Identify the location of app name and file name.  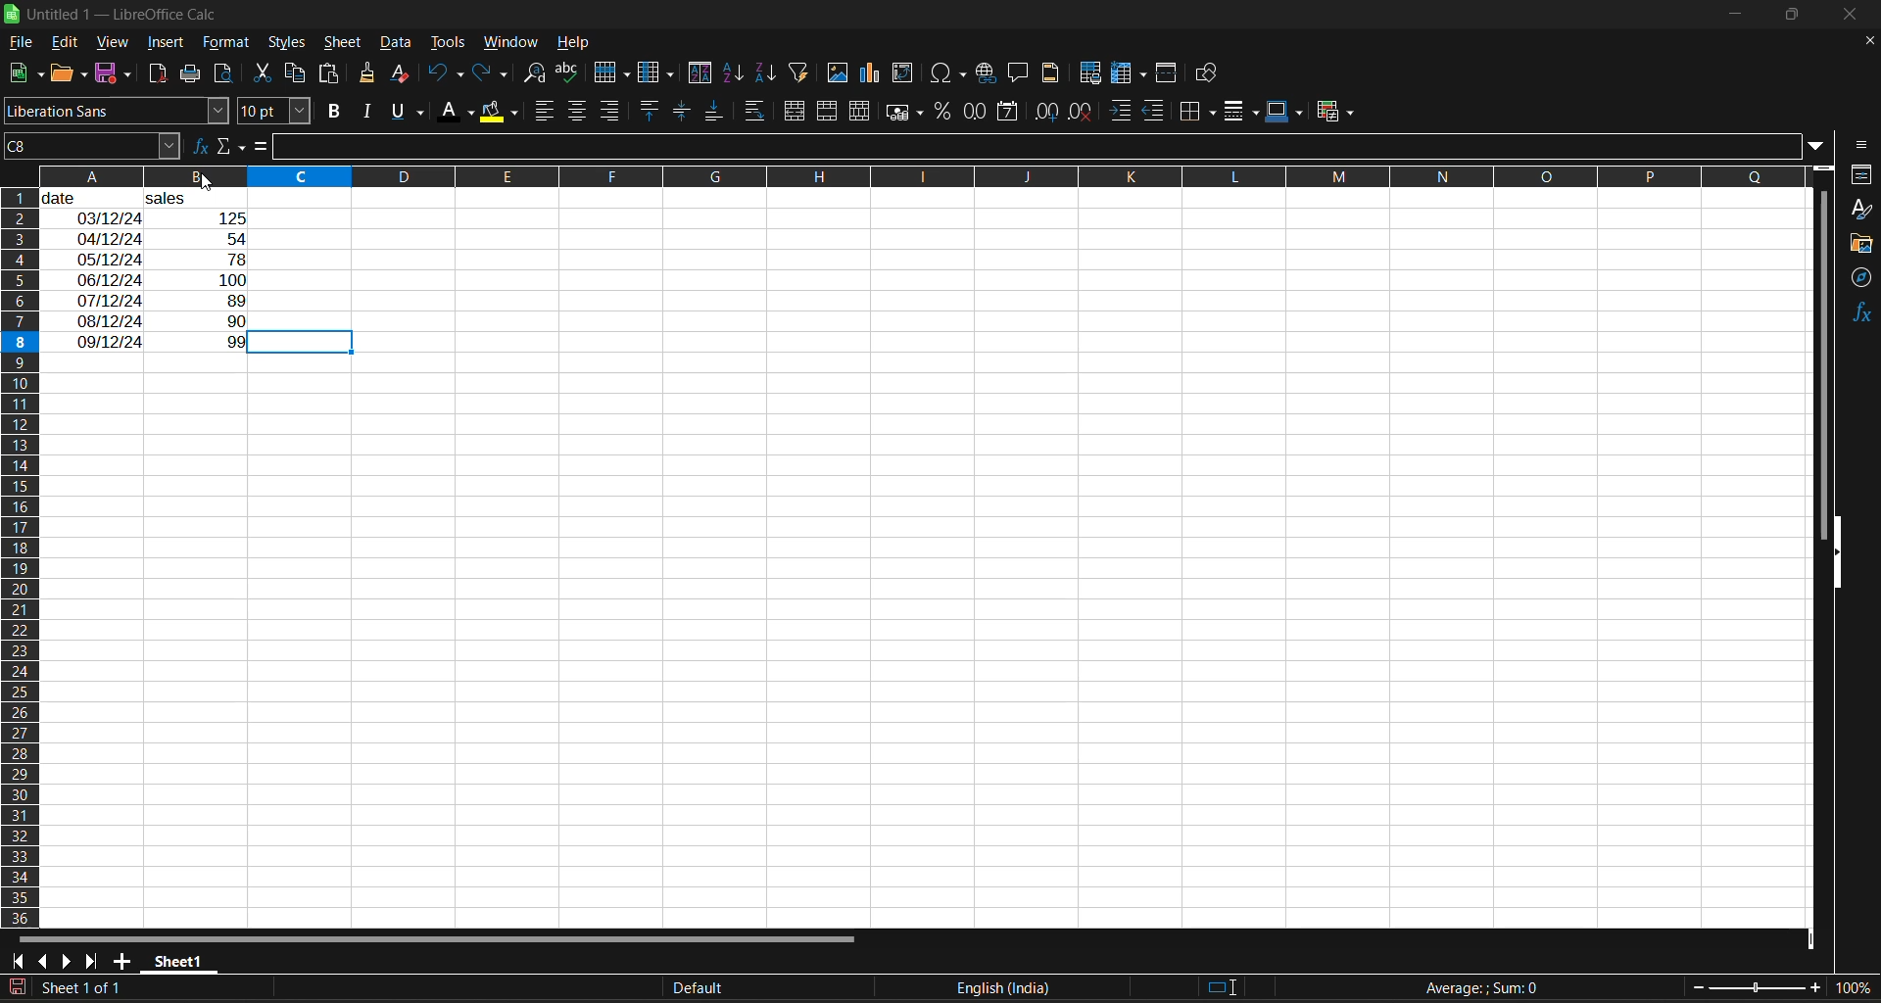
(125, 15).